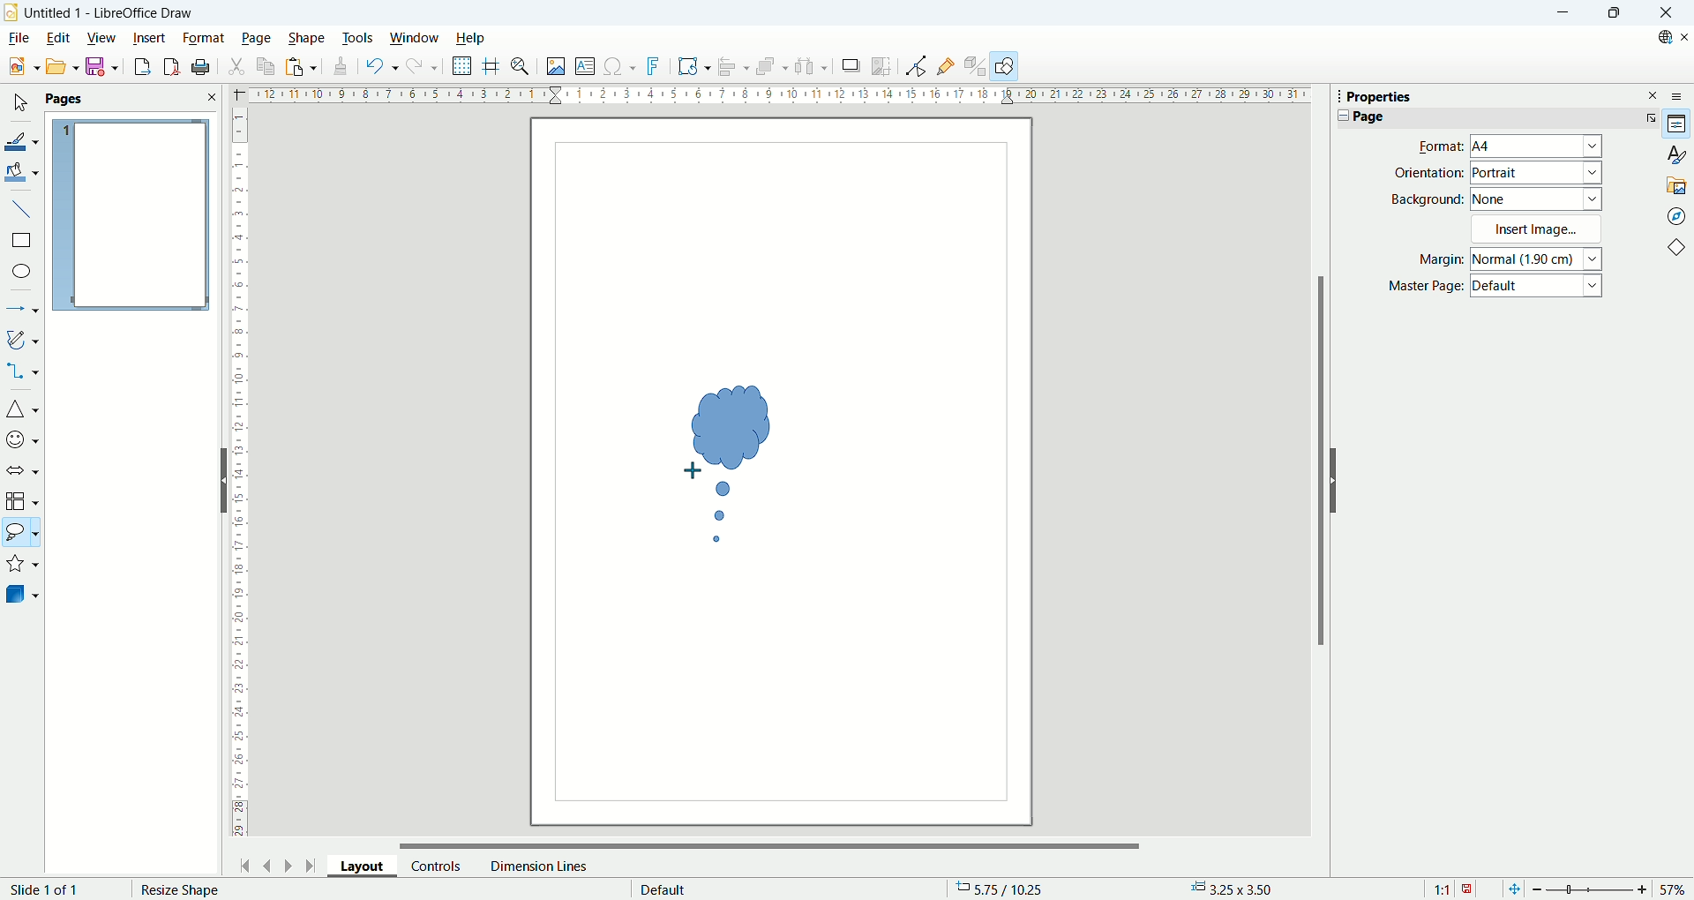 The image size is (1694, 900). What do you see at coordinates (915, 66) in the screenshot?
I see `point edit mode` at bounding box center [915, 66].